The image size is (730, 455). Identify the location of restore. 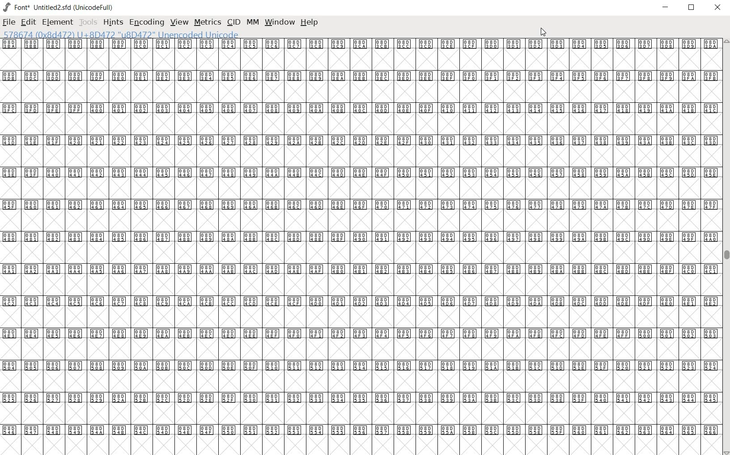
(692, 9).